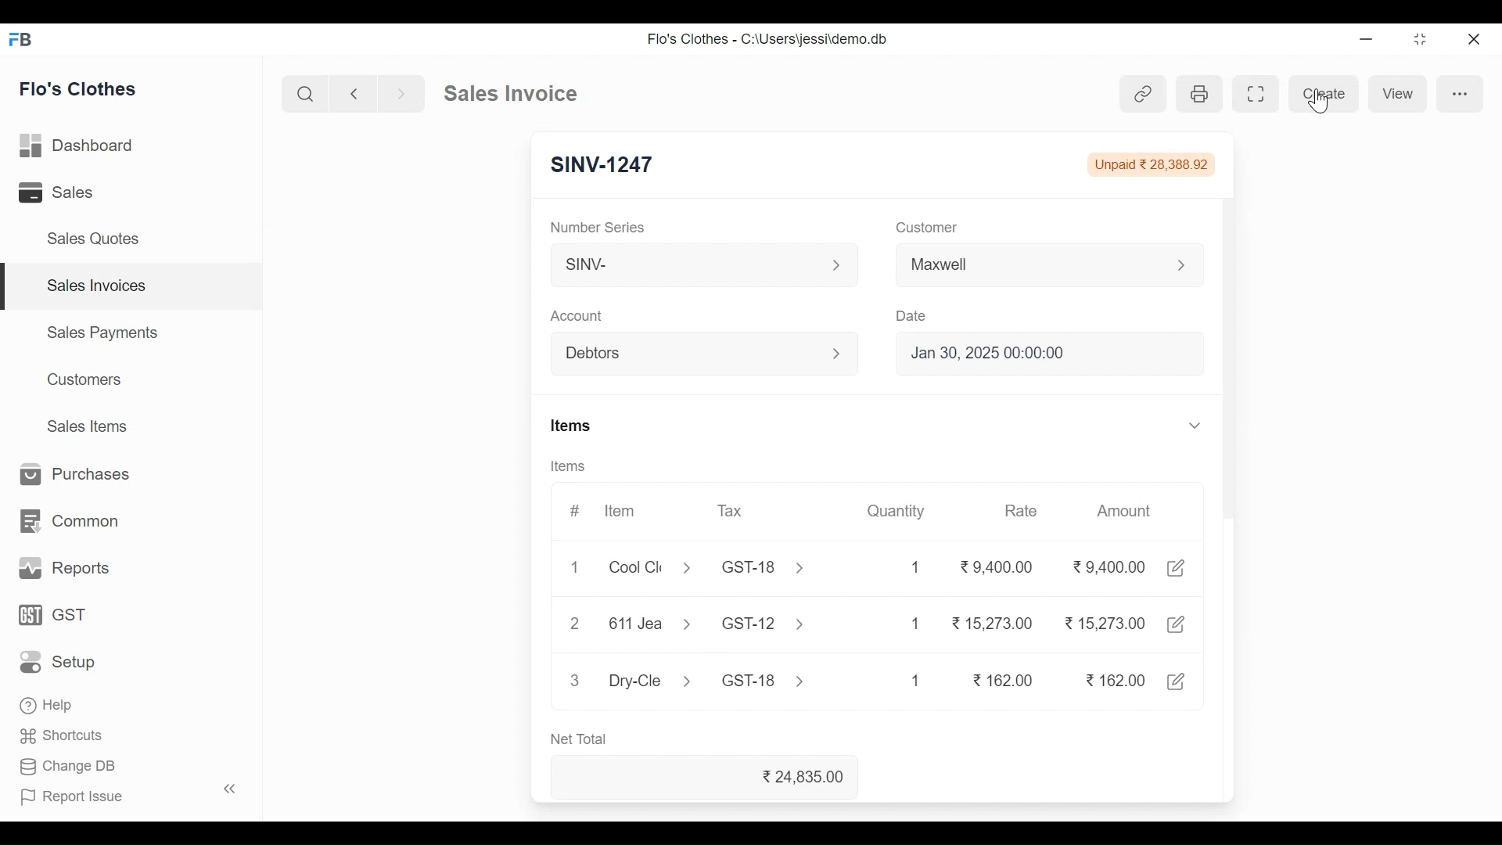  Describe the element at coordinates (26, 40) in the screenshot. I see `Frappe Book Desktop Icon` at that location.